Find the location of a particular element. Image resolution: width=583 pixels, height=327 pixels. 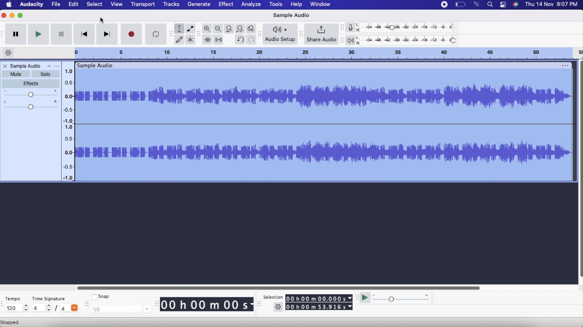

Wifi signal is located at coordinates (478, 5).